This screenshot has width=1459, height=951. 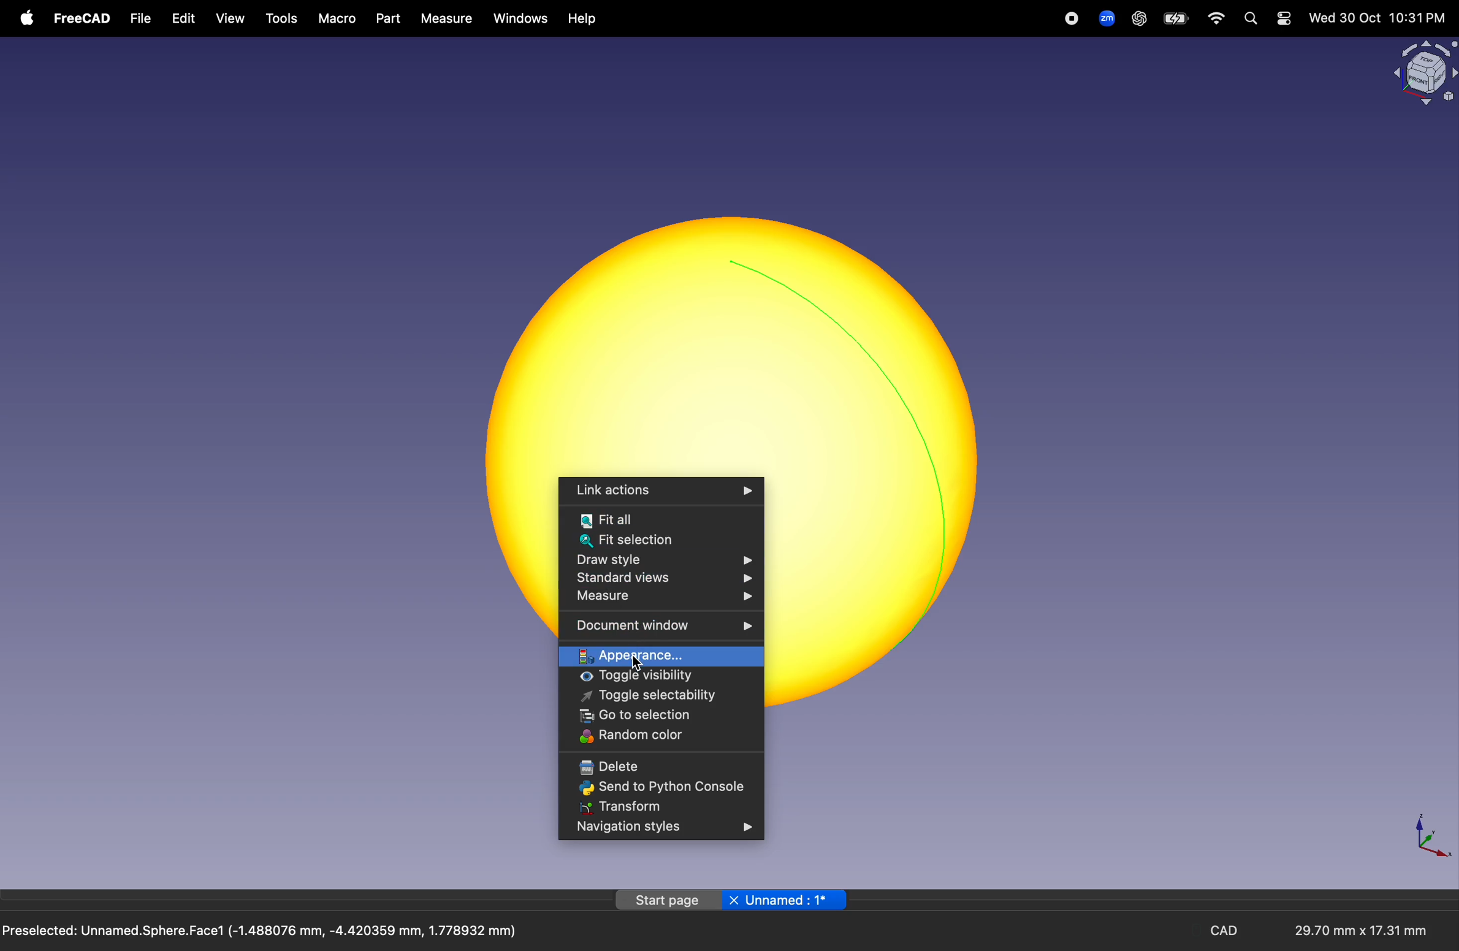 I want to click on settings, so click(x=1283, y=18).